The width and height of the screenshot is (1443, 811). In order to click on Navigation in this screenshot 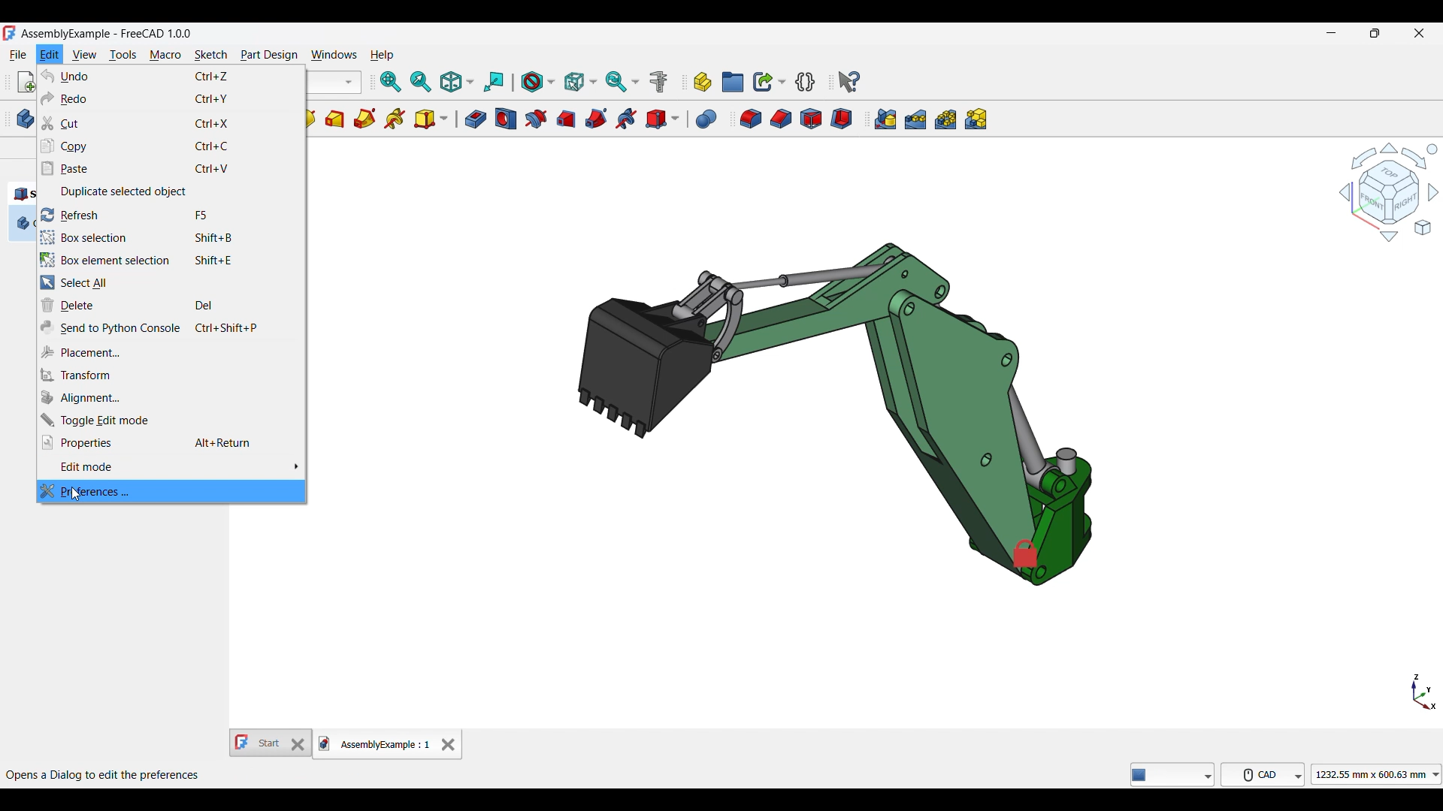, I will do `click(1389, 191)`.